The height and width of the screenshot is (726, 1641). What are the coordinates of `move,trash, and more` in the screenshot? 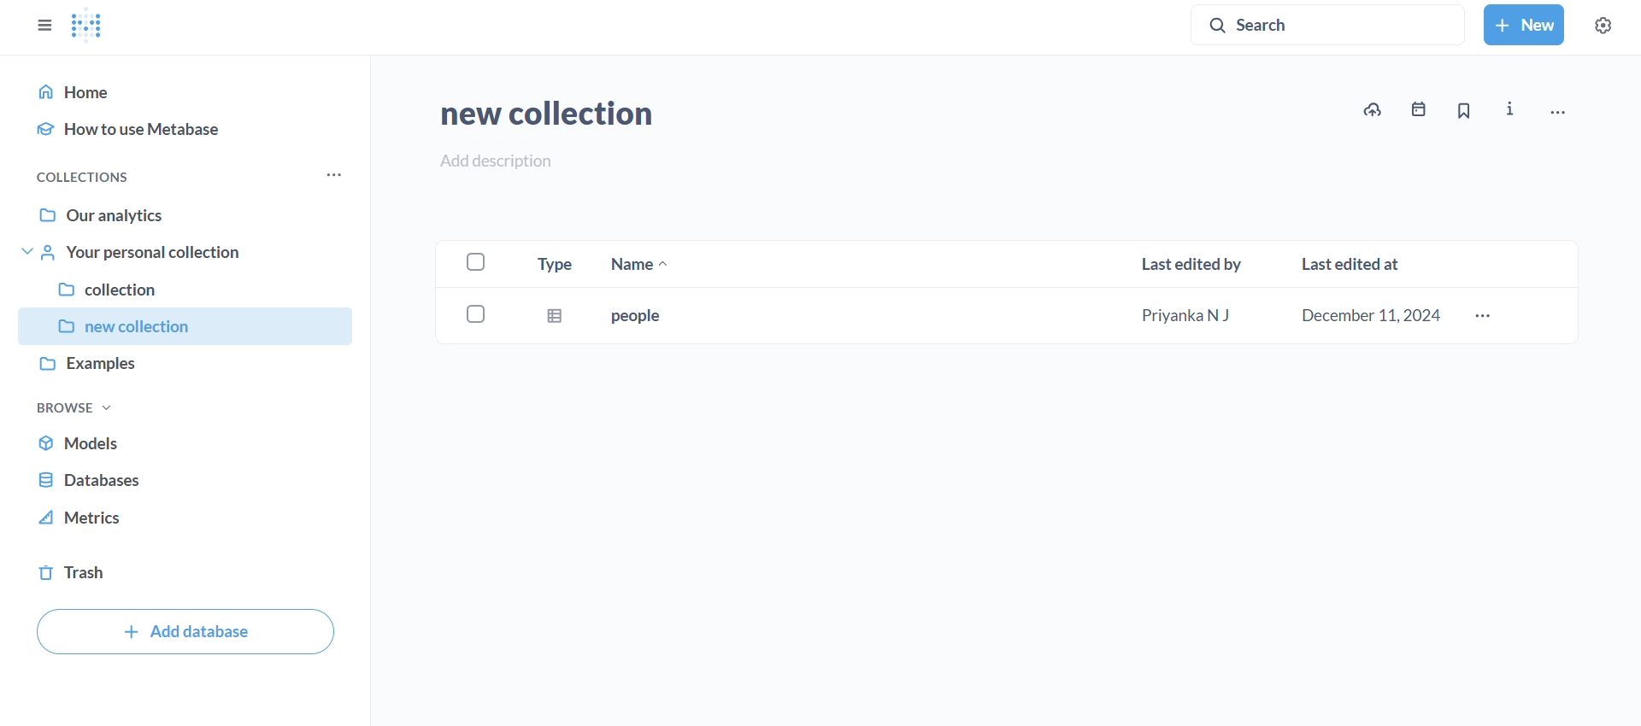 It's located at (1556, 114).